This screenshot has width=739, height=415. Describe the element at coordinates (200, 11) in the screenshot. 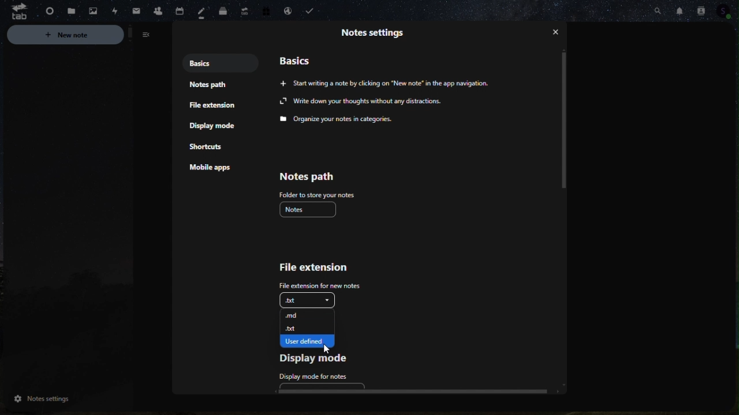

I see `Notes` at that location.